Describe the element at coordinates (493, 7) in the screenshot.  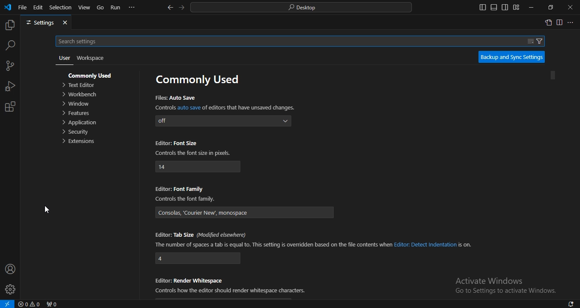
I see `toggle panel` at that location.